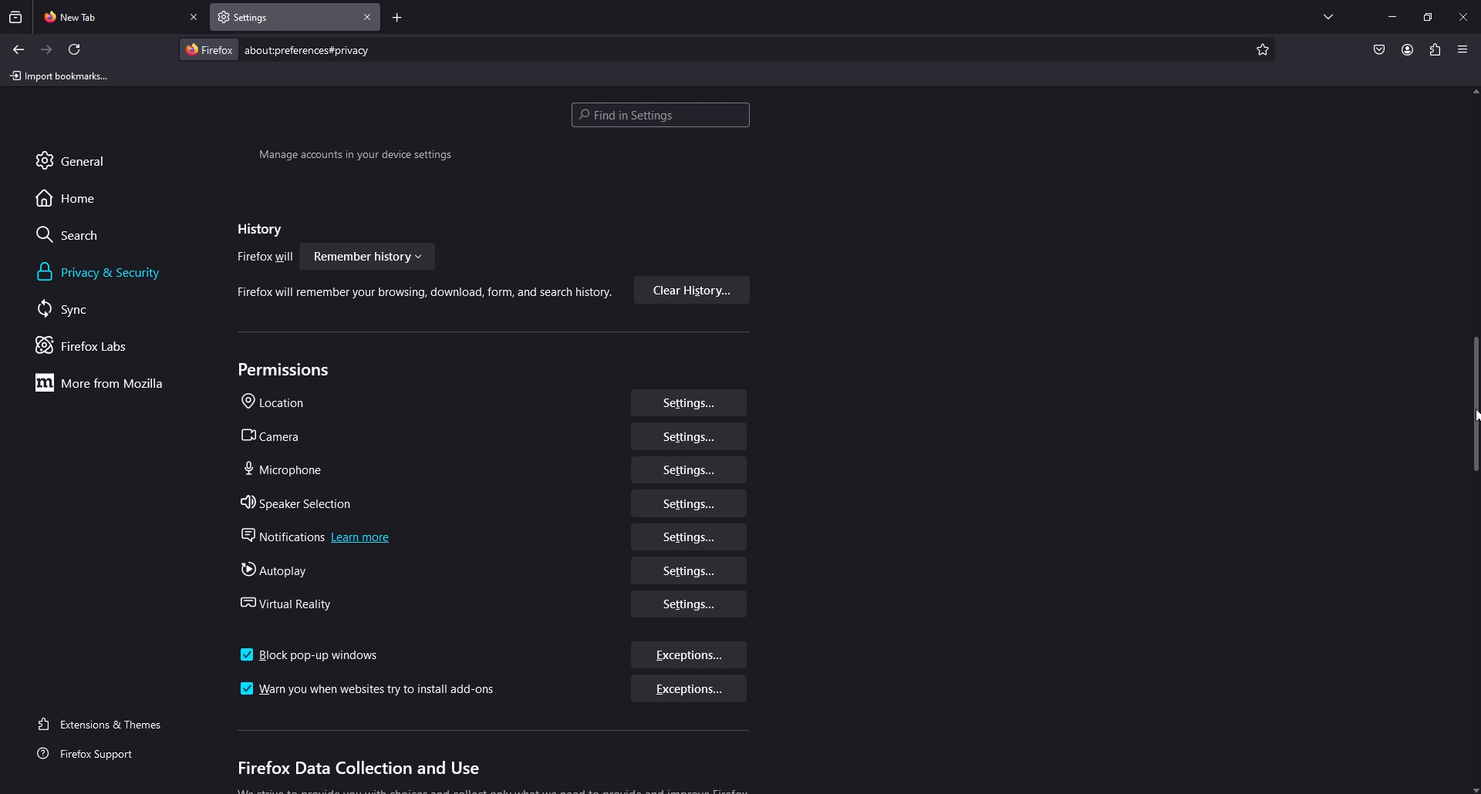 This screenshot has height=794, width=1481. Describe the element at coordinates (417, 295) in the screenshot. I see `Firefox will remember your browsing, download, form, and search history.` at that location.